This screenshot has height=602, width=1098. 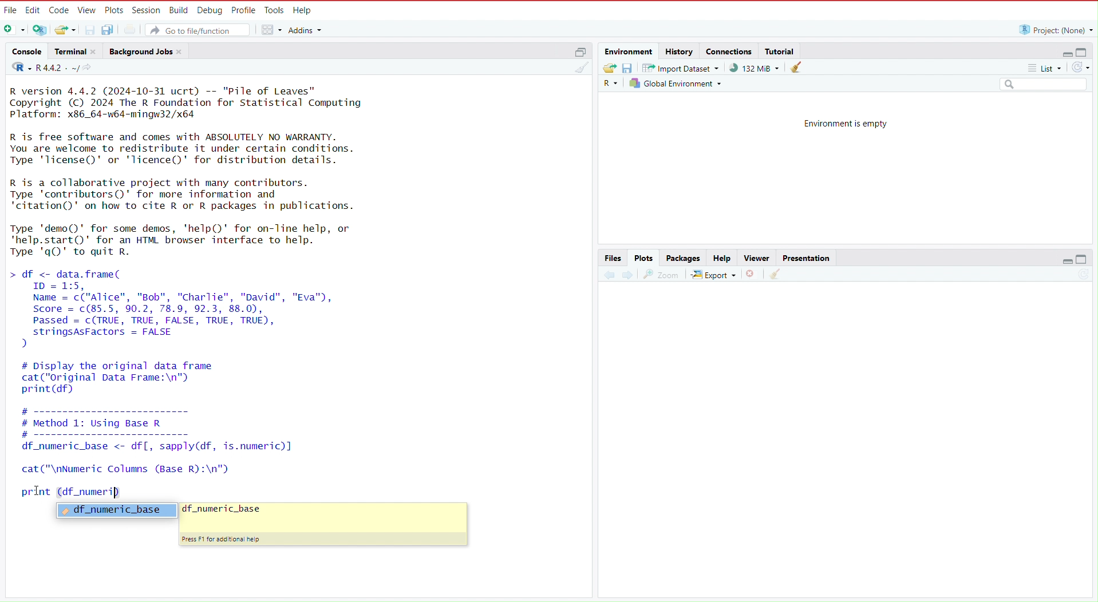 What do you see at coordinates (781, 51) in the screenshot?
I see `Tutorial` at bounding box center [781, 51].